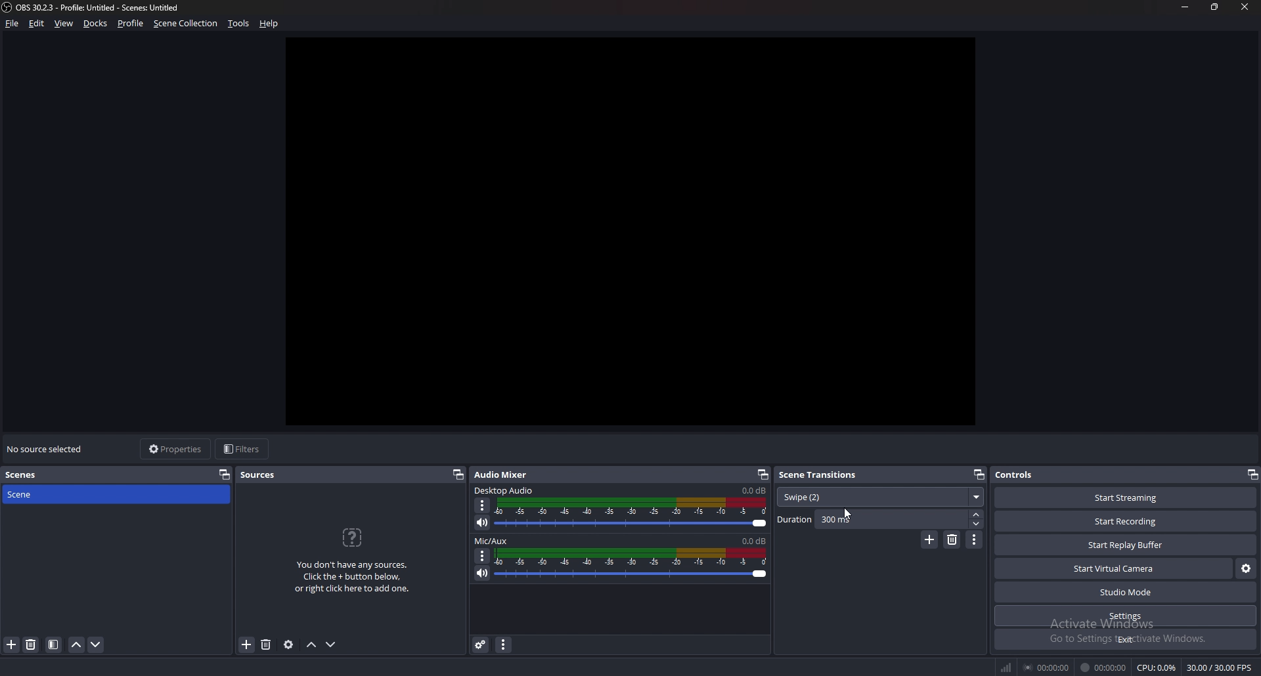  Describe the element at coordinates (483, 522) in the screenshot. I see `mute` at that location.